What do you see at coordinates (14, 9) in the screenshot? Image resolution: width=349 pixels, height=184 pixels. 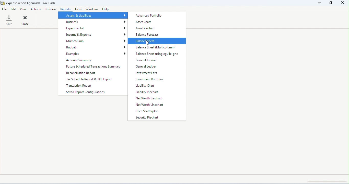 I see `edit` at bounding box center [14, 9].